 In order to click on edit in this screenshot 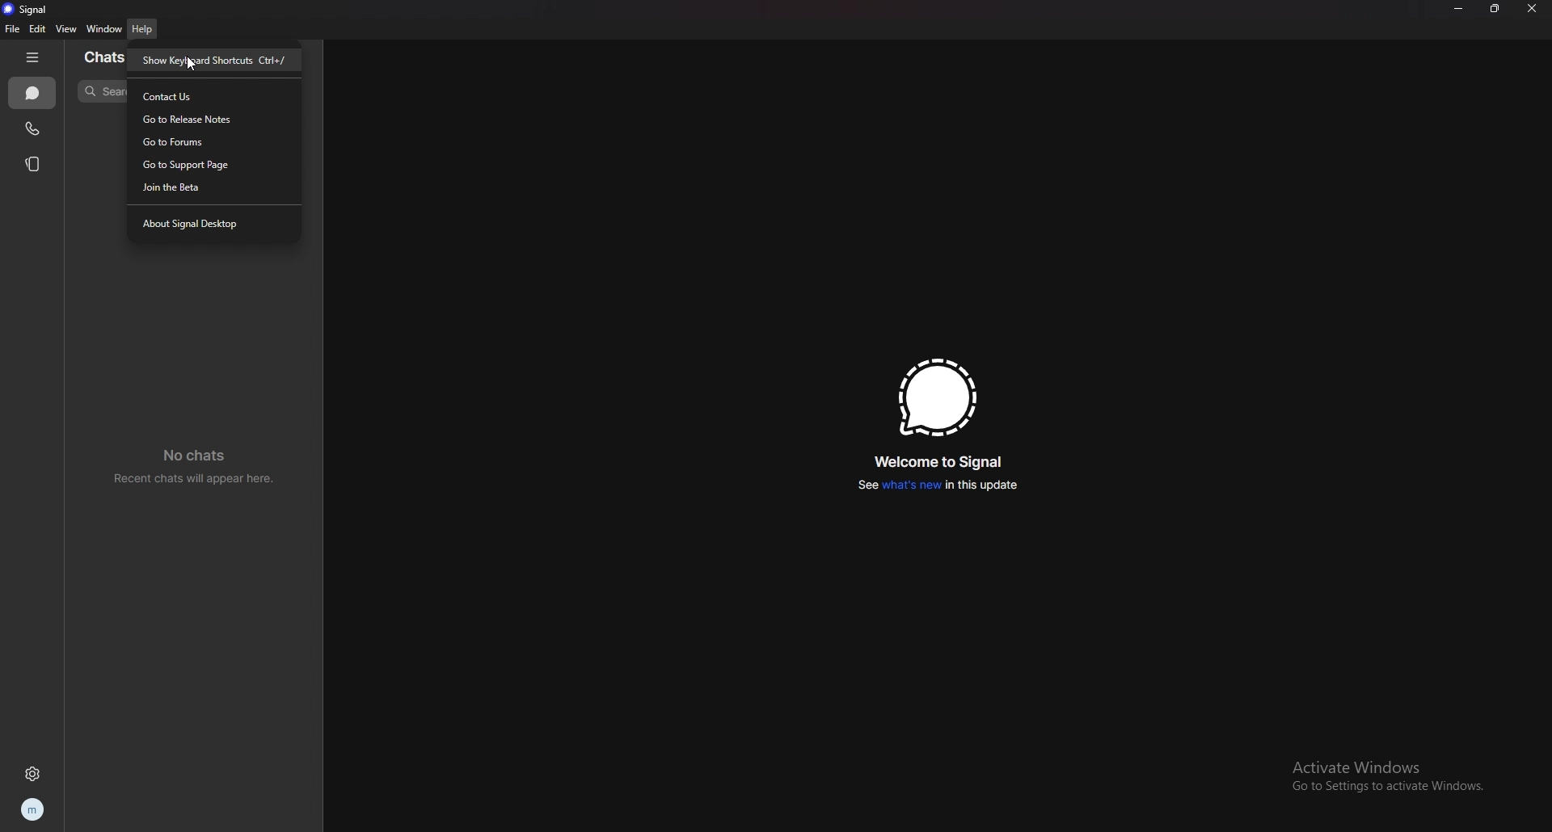, I will do `click(37, 29)`.